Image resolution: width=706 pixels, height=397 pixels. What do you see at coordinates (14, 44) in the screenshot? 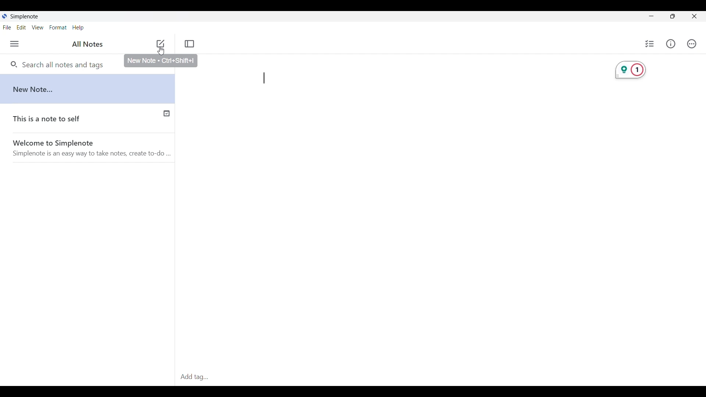
I see `Menu` at bounding box center [14, 44].